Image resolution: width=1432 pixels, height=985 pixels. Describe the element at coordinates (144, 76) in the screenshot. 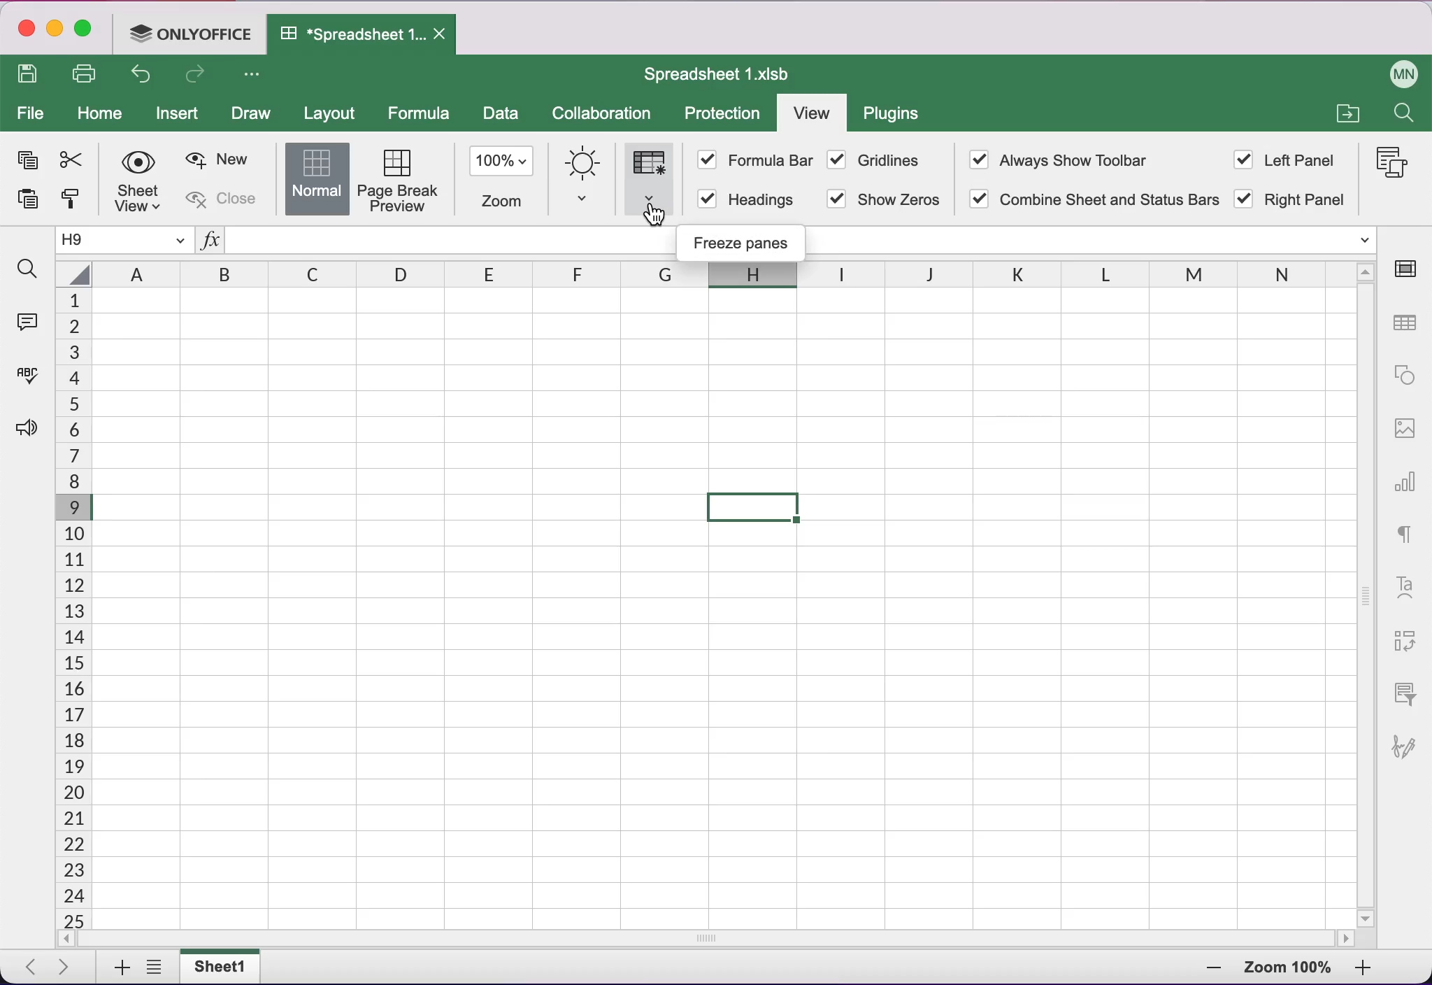

I see `undo` at that location.